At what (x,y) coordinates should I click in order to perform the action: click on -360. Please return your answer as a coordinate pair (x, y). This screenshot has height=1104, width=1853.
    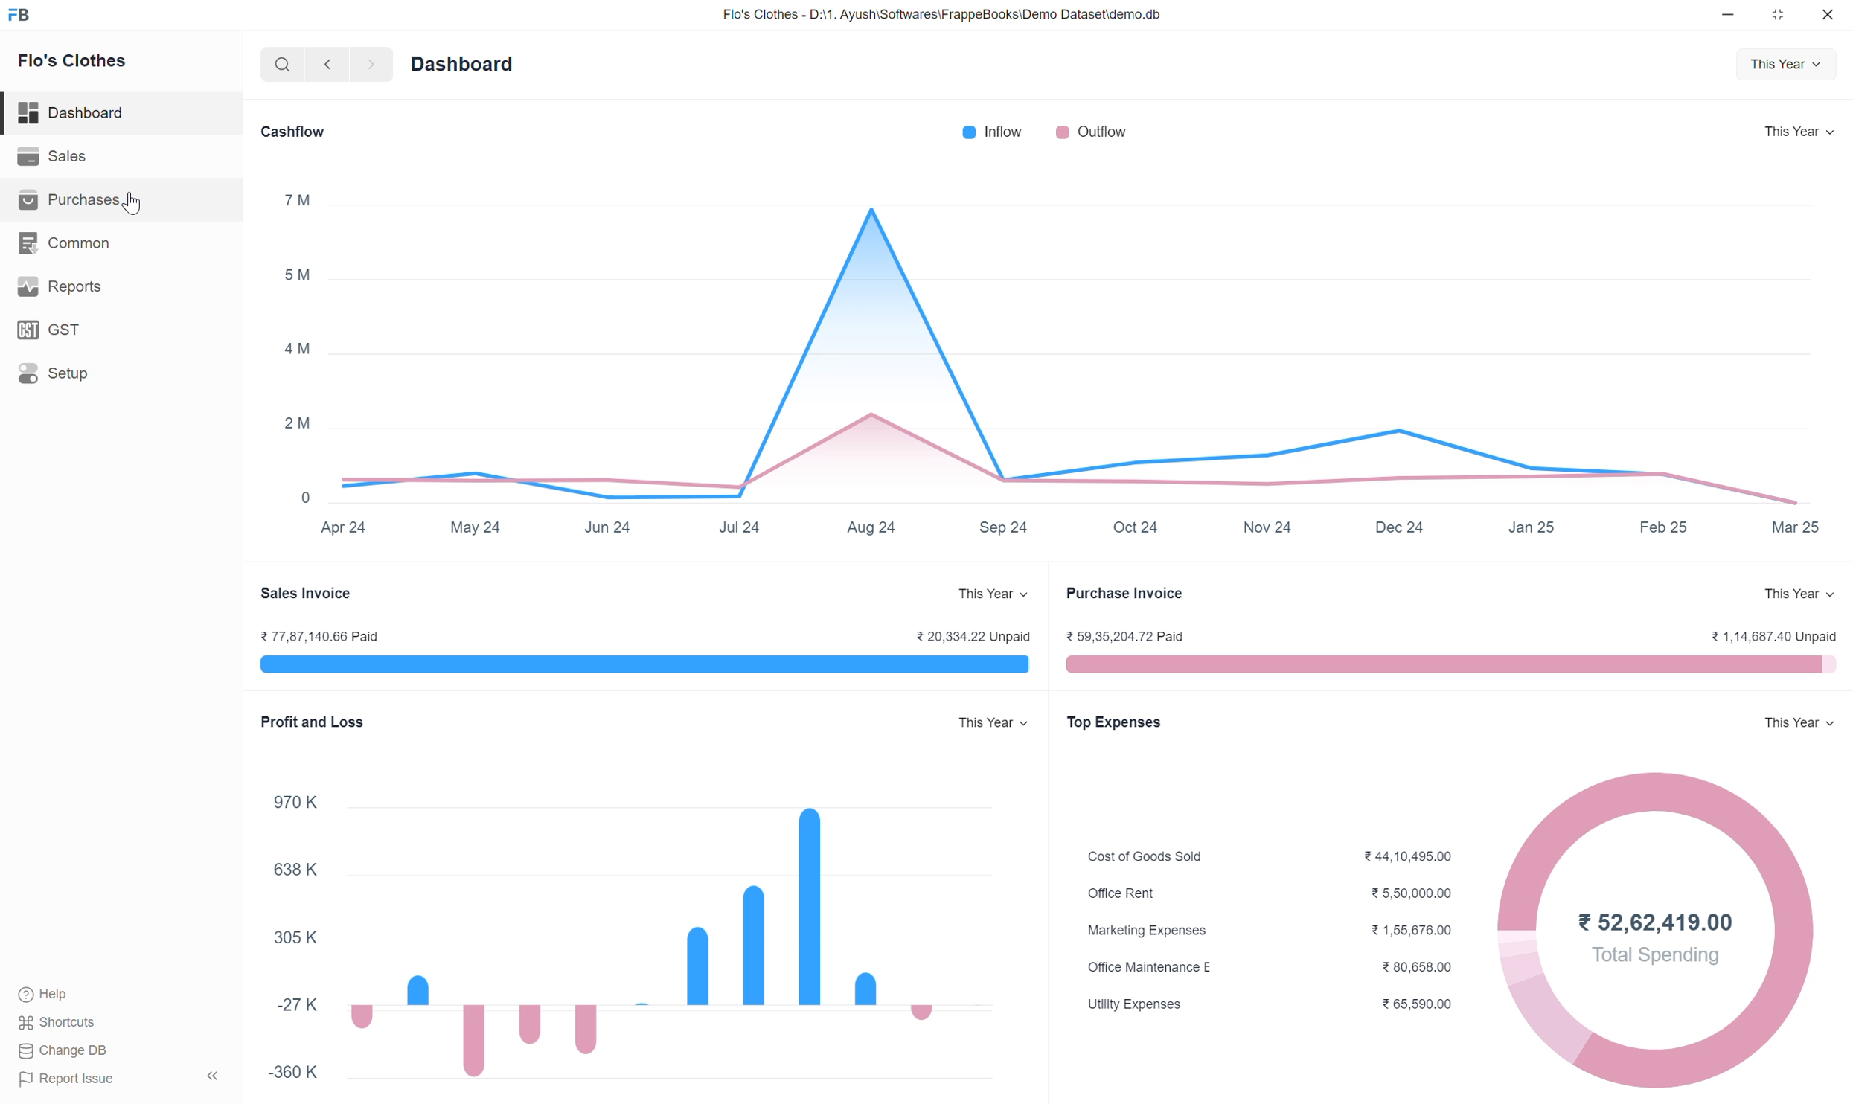
    Looking at the image, I should click on (296, 1073).